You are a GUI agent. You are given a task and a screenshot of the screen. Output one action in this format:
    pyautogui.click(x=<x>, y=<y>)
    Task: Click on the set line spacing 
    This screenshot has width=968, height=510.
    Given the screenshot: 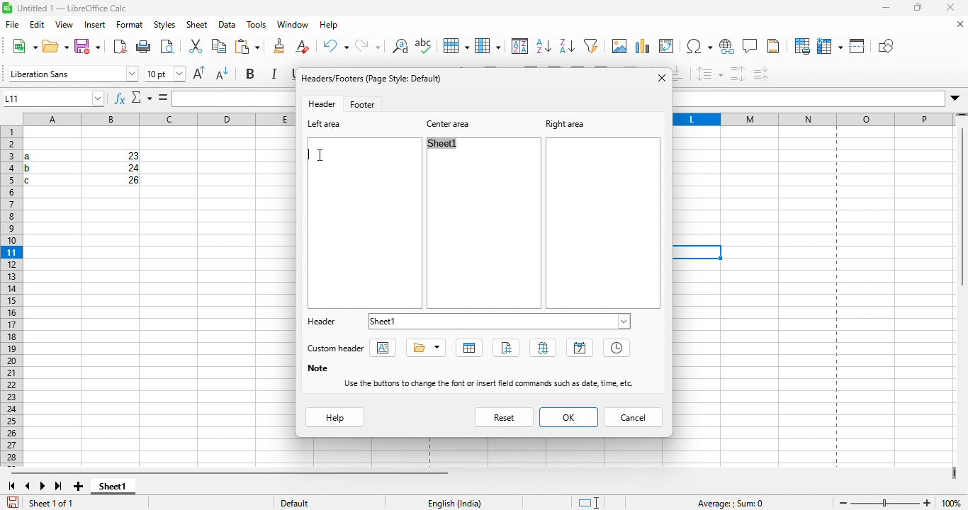 What is the action you would take?
    pyautogui.click(x=710, y=74)
    